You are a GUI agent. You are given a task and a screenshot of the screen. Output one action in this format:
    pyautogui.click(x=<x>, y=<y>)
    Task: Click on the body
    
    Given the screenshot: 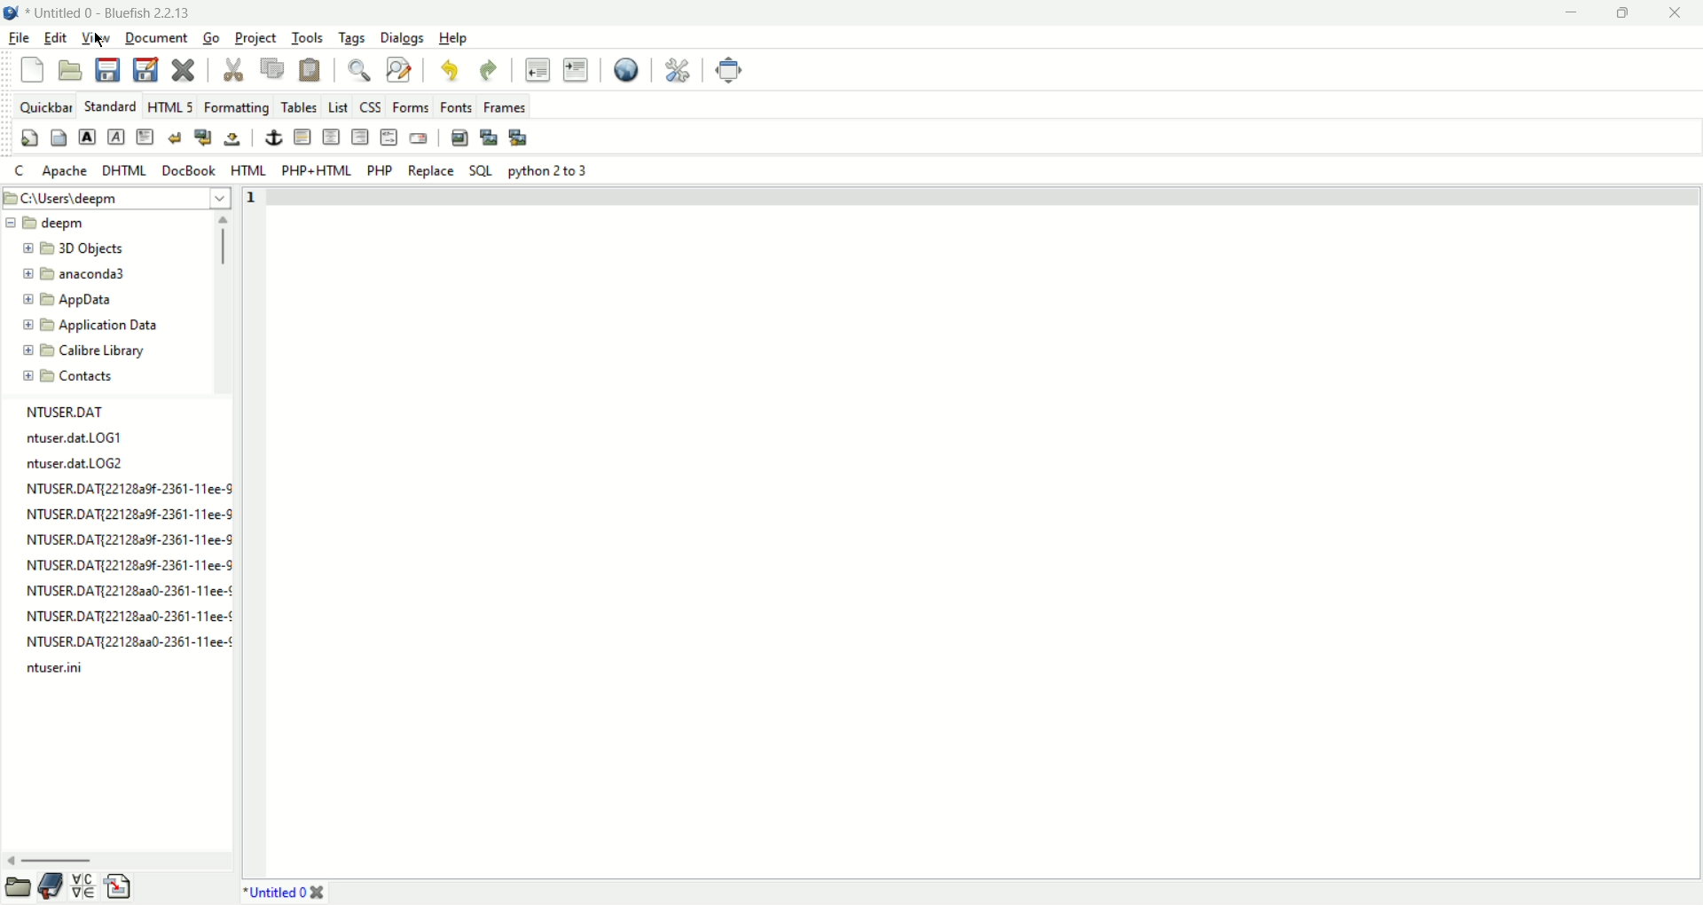 What is the action you would take?
    pyautogui.click(x=60, y=138)
    